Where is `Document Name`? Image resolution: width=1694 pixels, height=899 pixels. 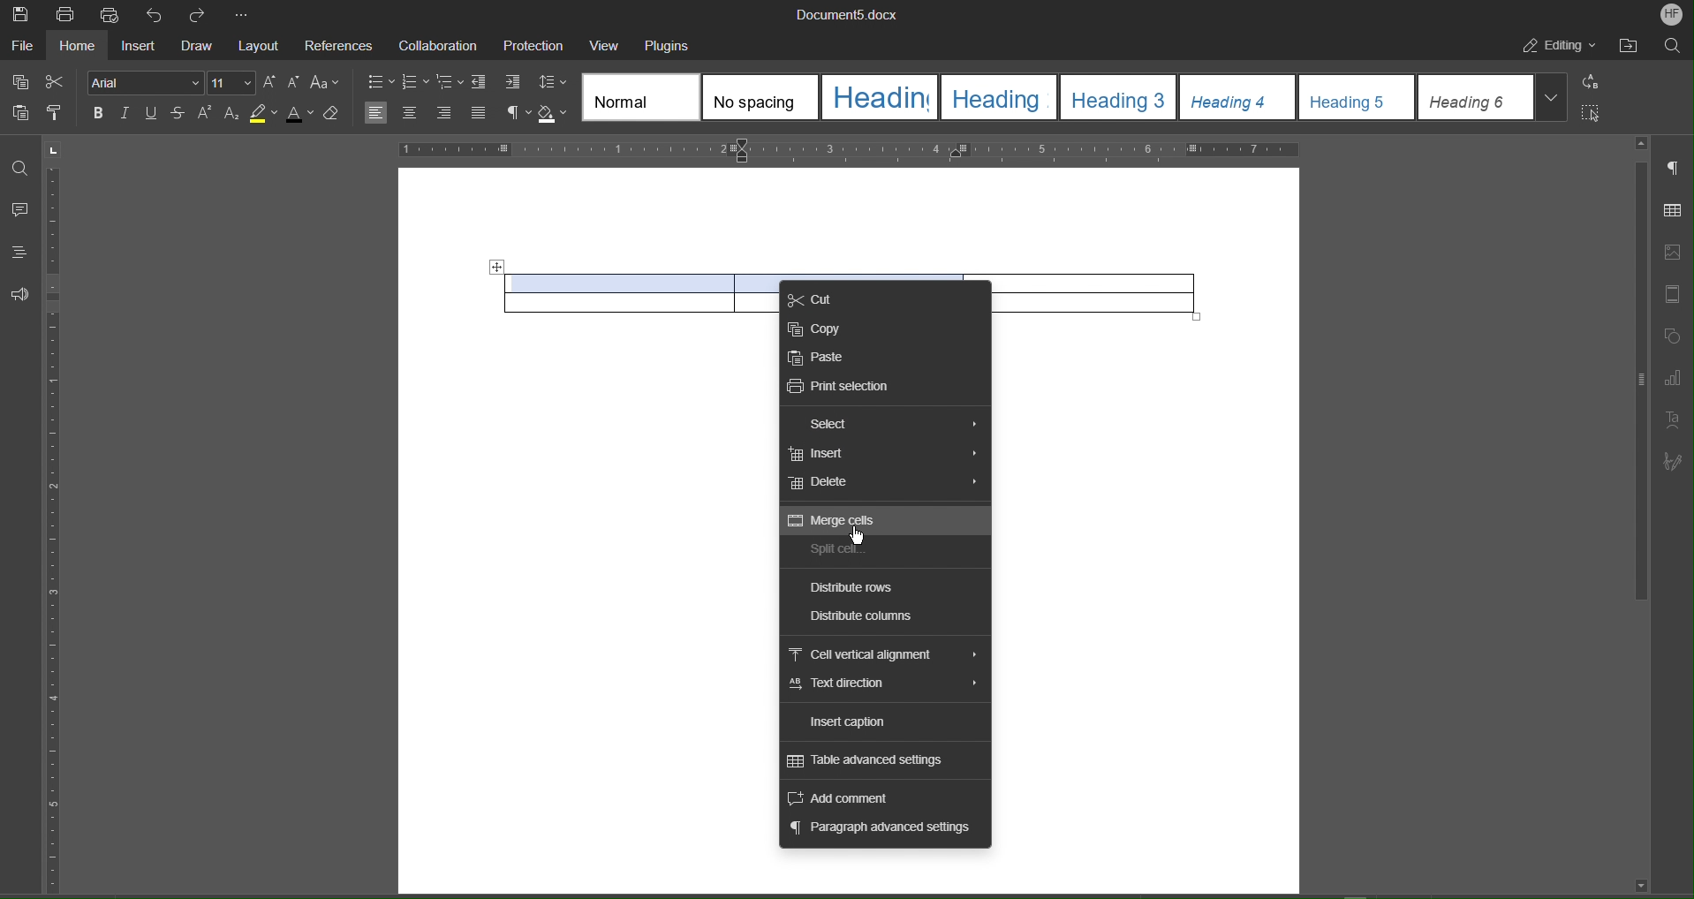 Document Name is located at coordinates (851, 14).